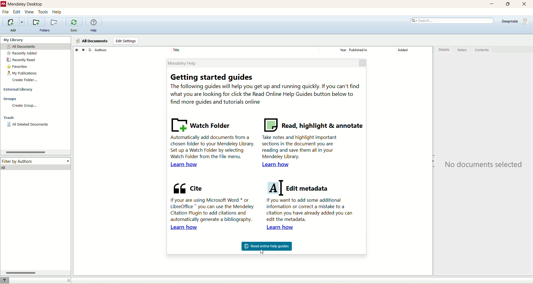 The width and height of the screenshot is (533, 284). Describe the element at coordinates (283, 228) in the screenshot. I see `Learn how` at that location.